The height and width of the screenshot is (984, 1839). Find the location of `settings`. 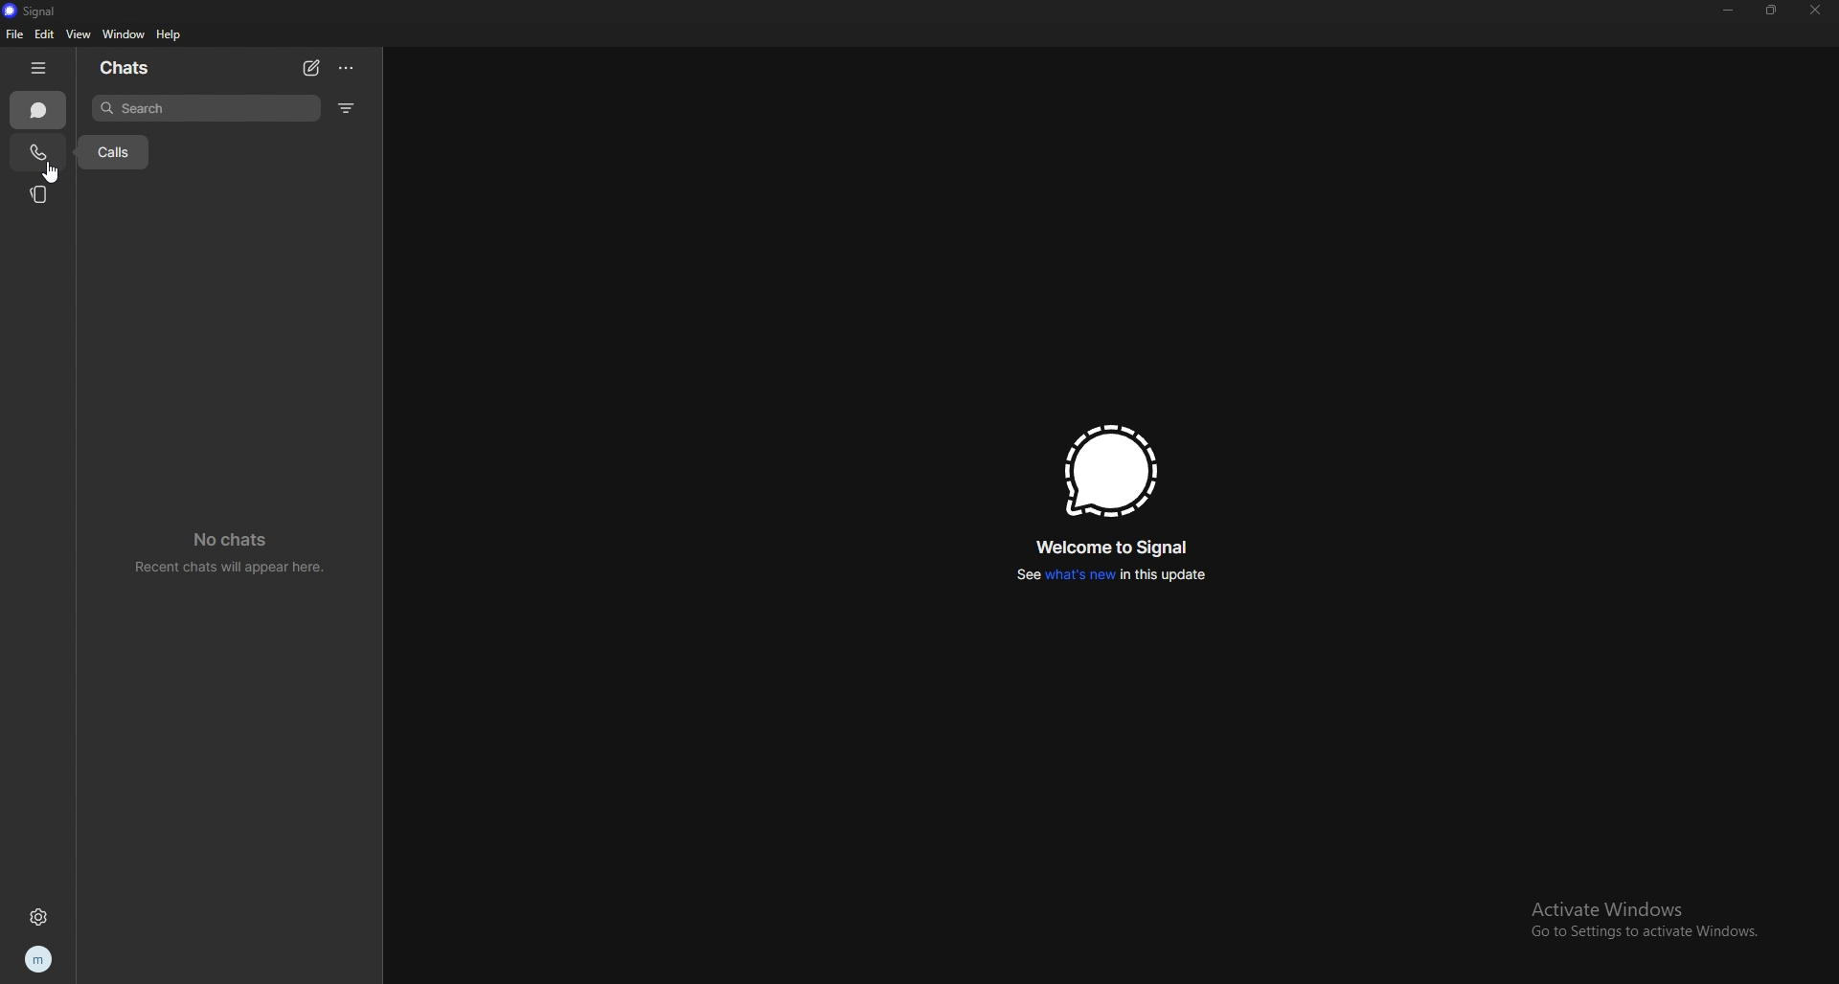

settings is located at coordinates (38, 916).